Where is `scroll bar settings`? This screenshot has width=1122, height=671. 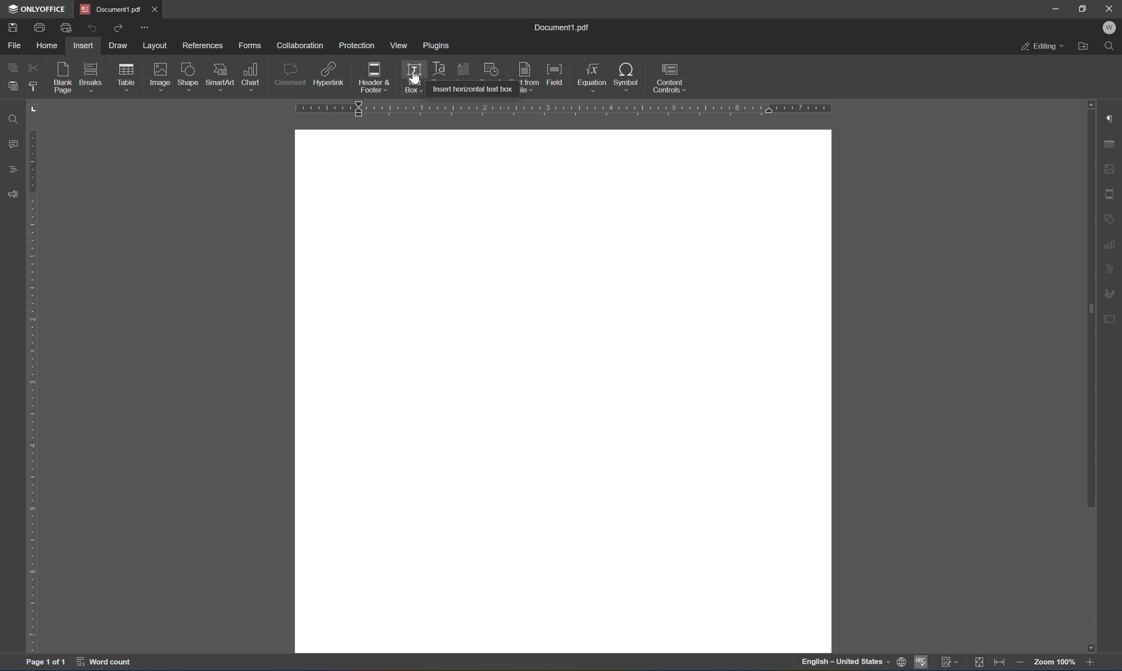 scroll bar settings is located at coordinates (1090, 304).